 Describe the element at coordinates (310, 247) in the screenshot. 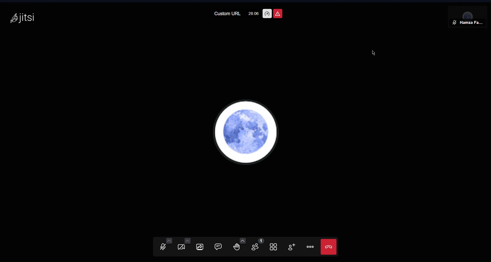

I see `More Options` at that location.